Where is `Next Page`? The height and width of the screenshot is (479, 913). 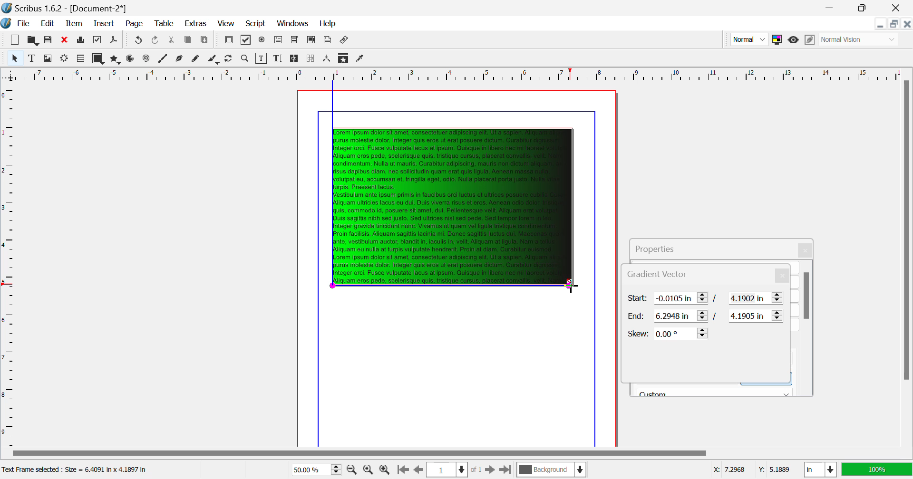 Next Page is located at coordinates (490, 469).